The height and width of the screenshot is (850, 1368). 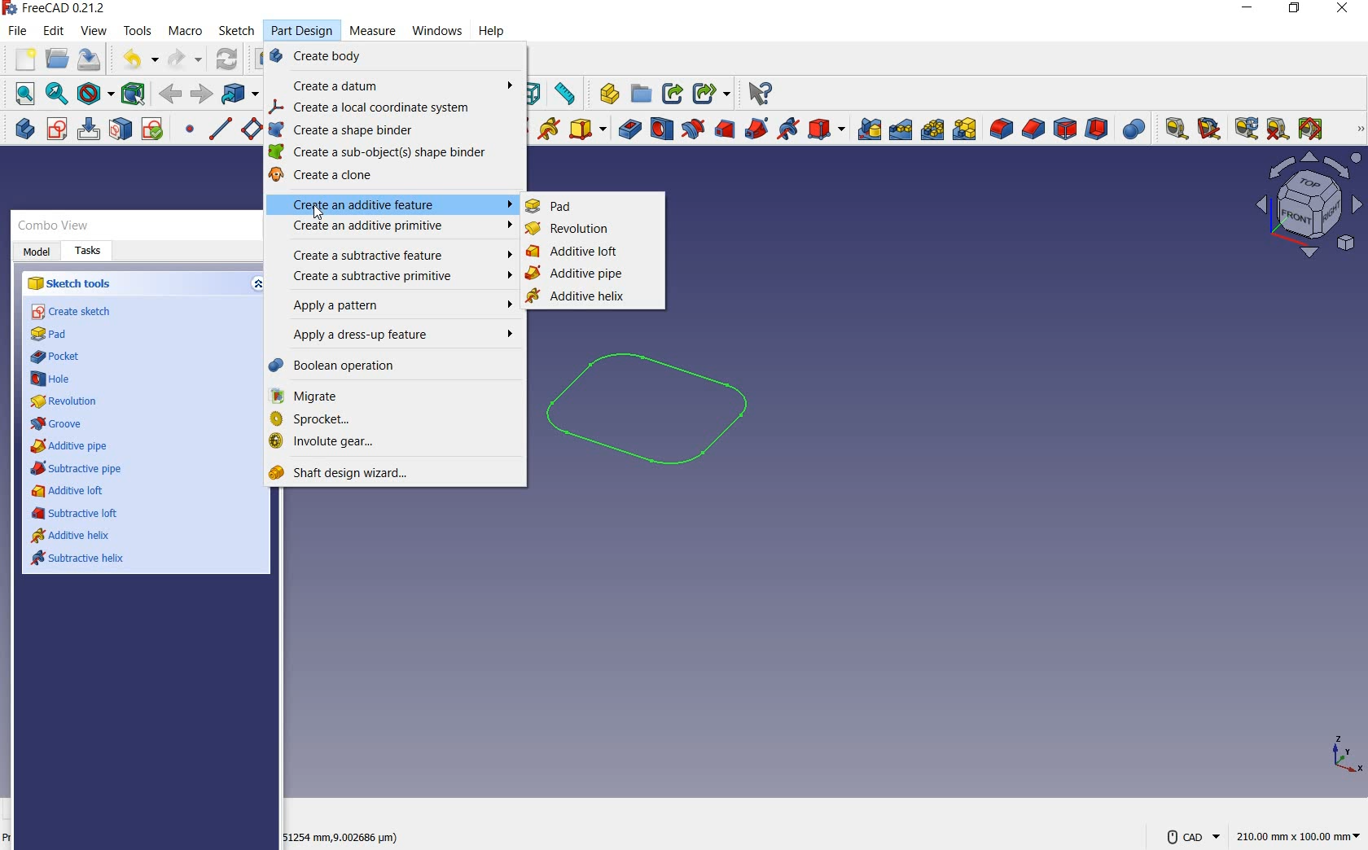 What do you see at coordinates (585, 296) in the screenshot?
I see `additive helix` at bounding box center [585, 296].